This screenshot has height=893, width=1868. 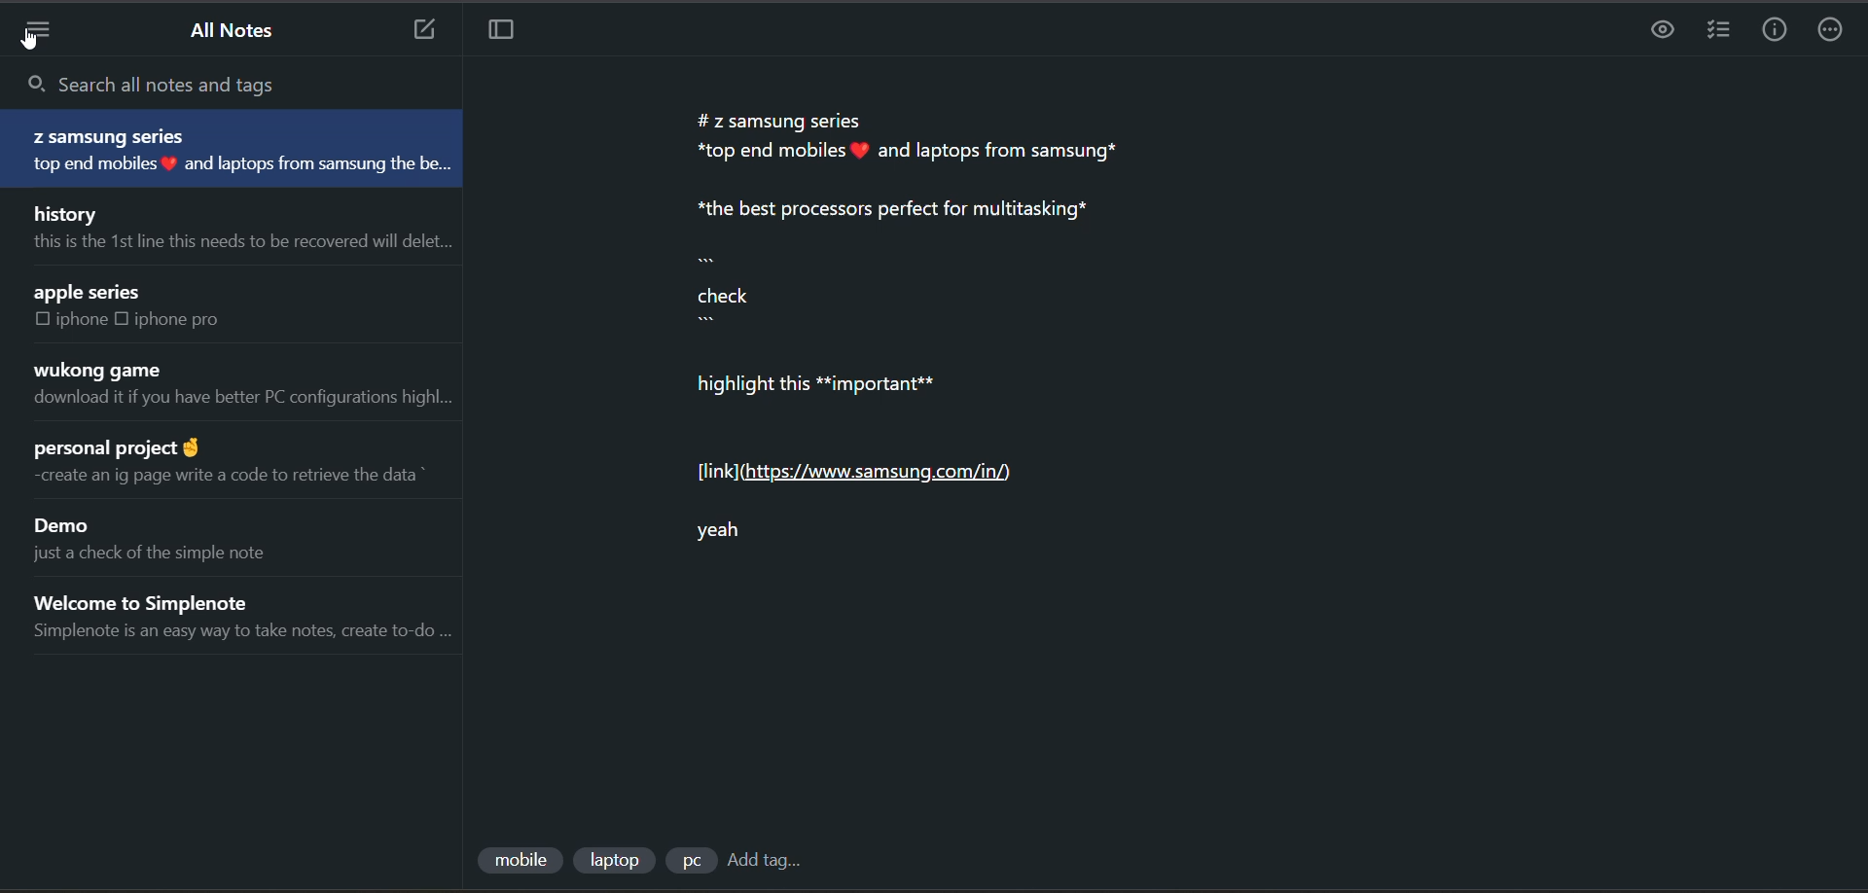 I want to click on all notes, so click(x=237, y=31).